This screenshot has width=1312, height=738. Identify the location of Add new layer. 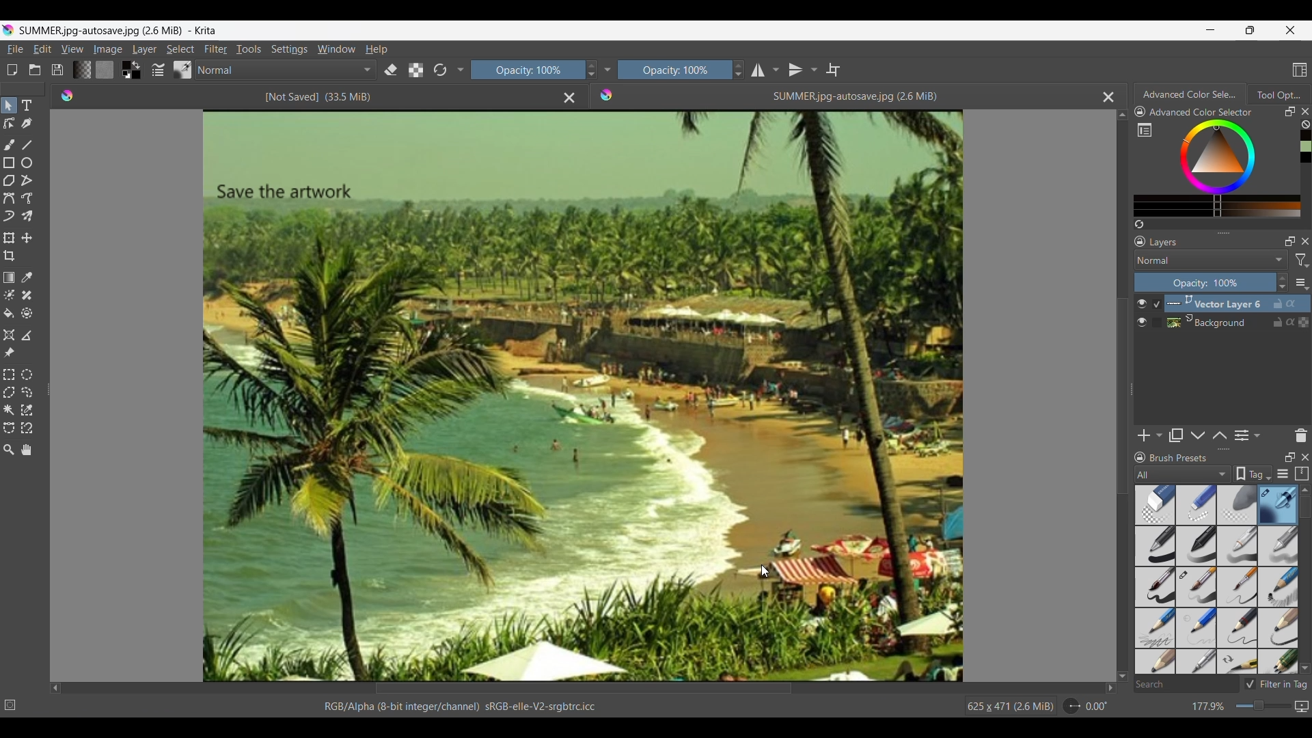
(1150, 435).